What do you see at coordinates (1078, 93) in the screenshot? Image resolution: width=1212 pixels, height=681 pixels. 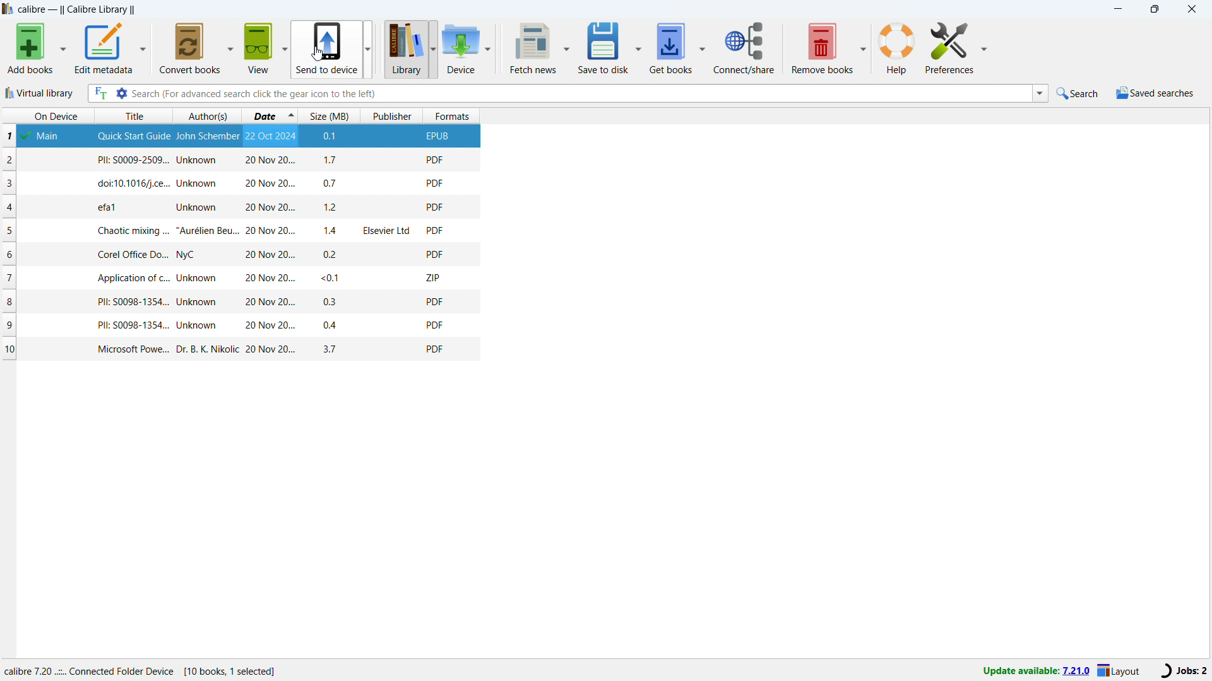 I see `quick search` at bounding box center [1078, 93].